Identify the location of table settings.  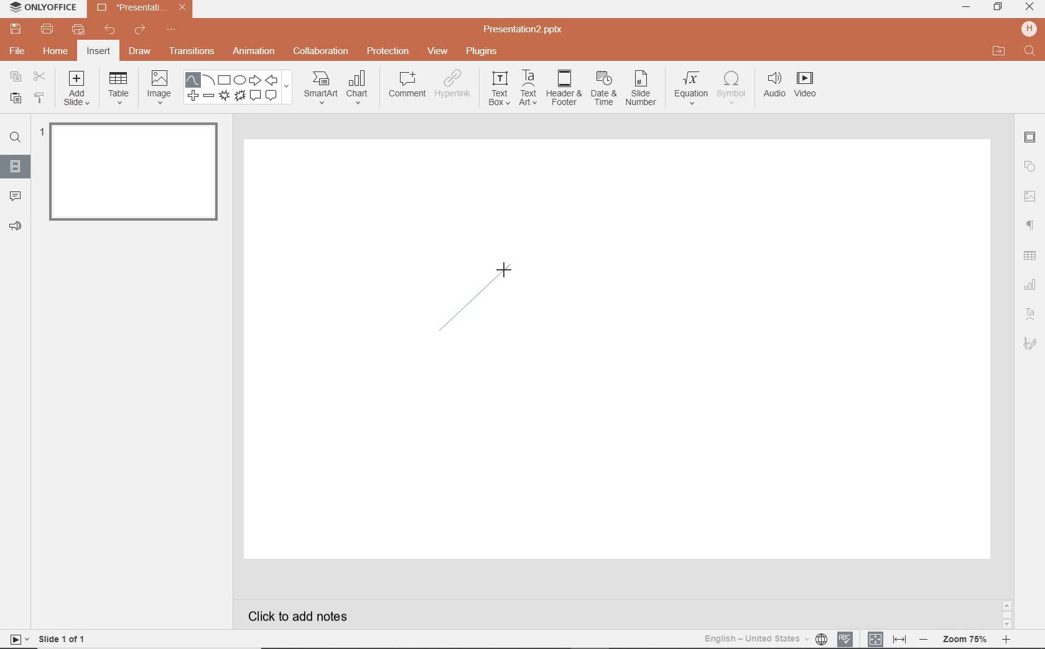
(1031, 254).